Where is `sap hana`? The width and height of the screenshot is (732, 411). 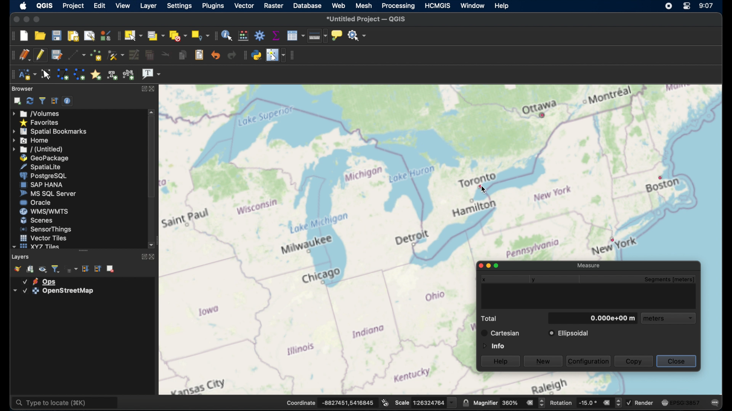 sap hana is located at coordinates (42, 185).